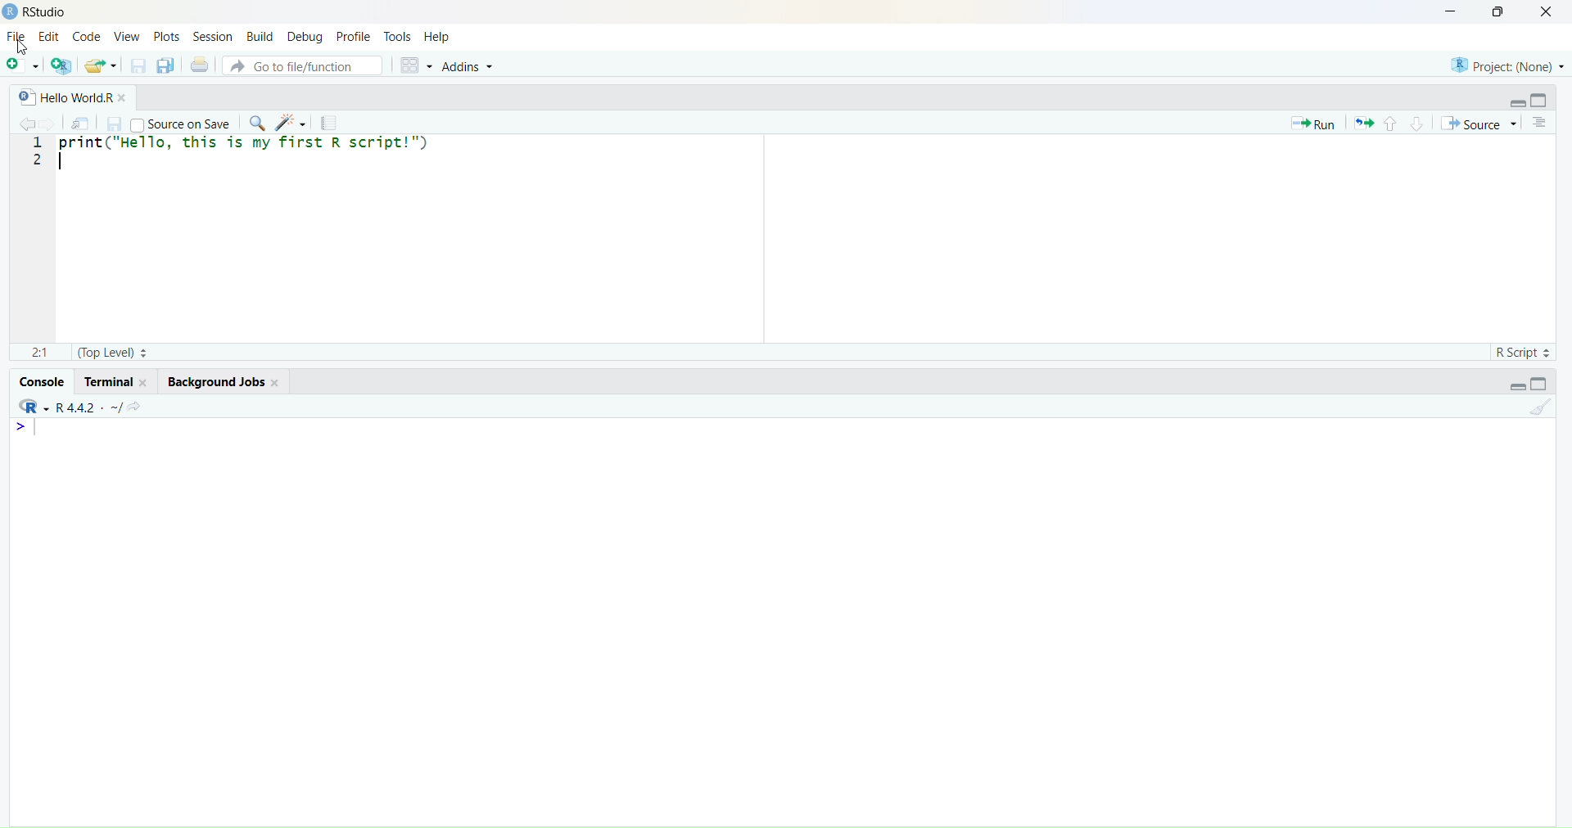 The image size is (1572, 828). What do you see at coordinates (305, 38) in the screenshot?
I see `Debug` at bounding box center [305, 38].